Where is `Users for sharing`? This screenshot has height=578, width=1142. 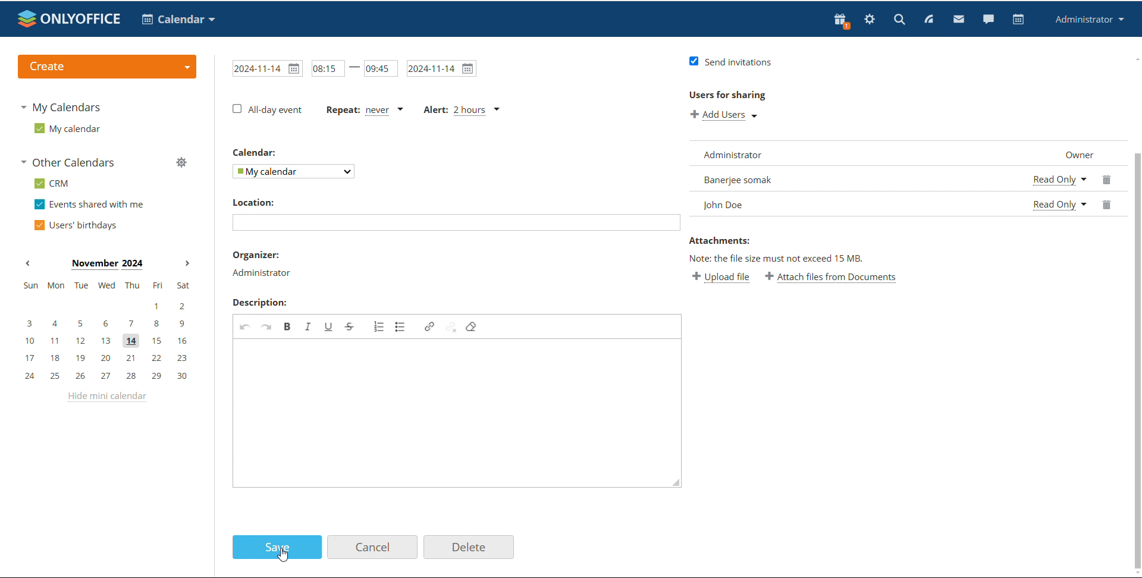
Users for sharing is located at coordinates (727, 95).